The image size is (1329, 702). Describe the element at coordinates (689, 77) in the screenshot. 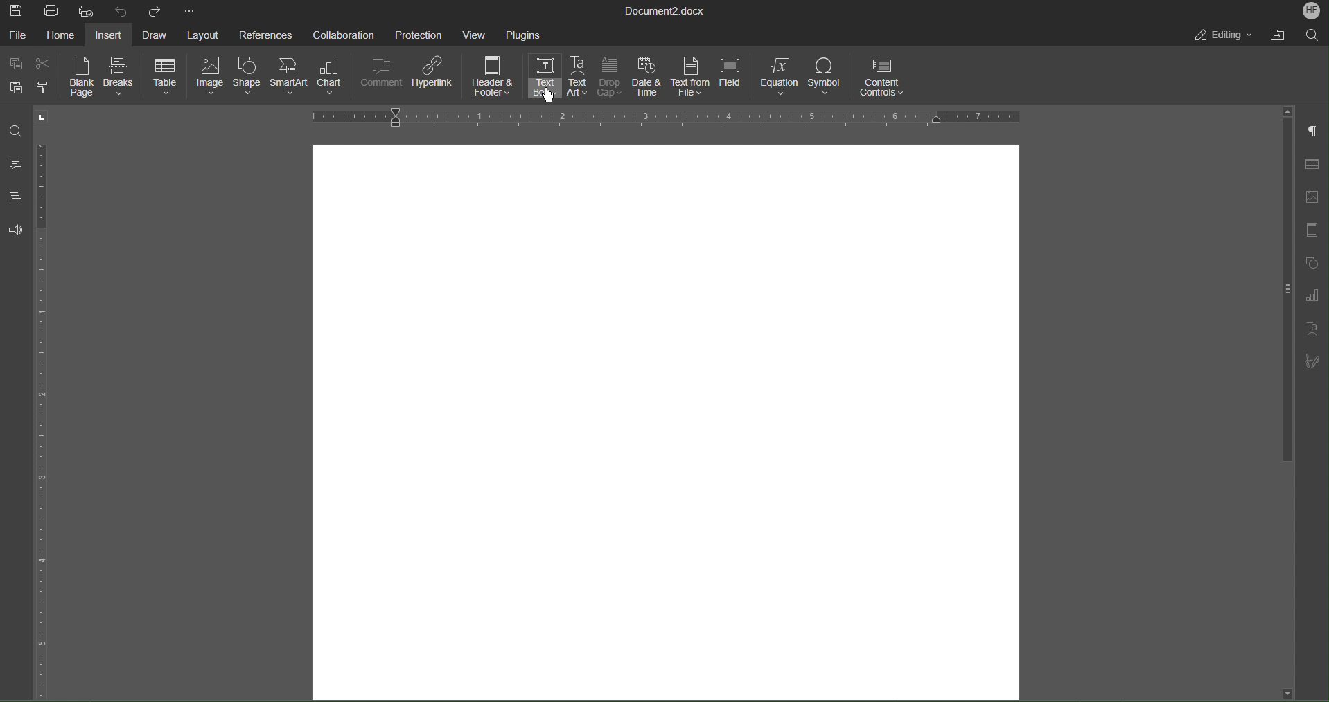

I see `Text from File` at that location.